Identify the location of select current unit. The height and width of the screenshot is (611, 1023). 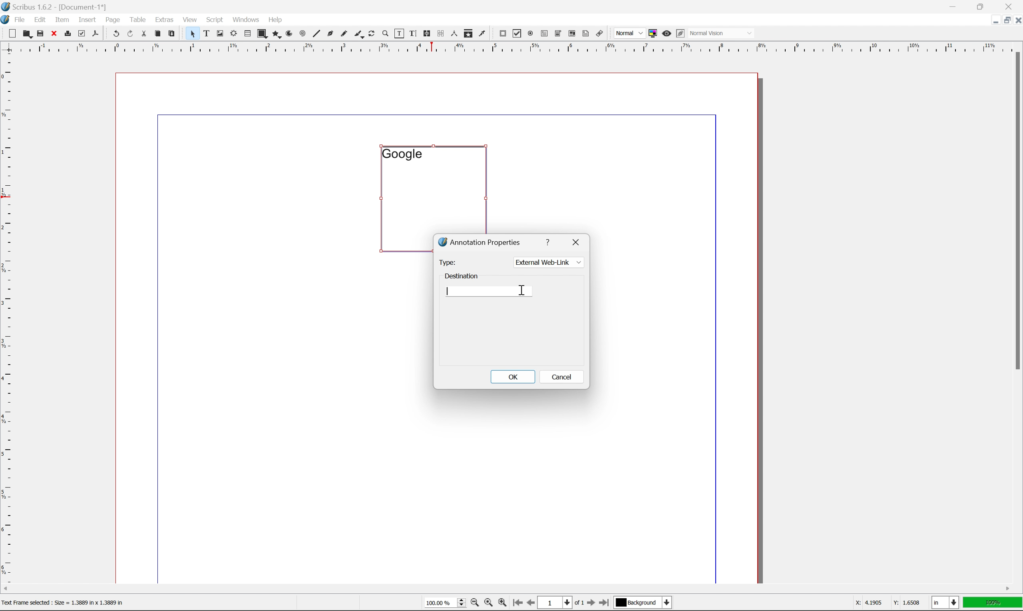
(946, 603).